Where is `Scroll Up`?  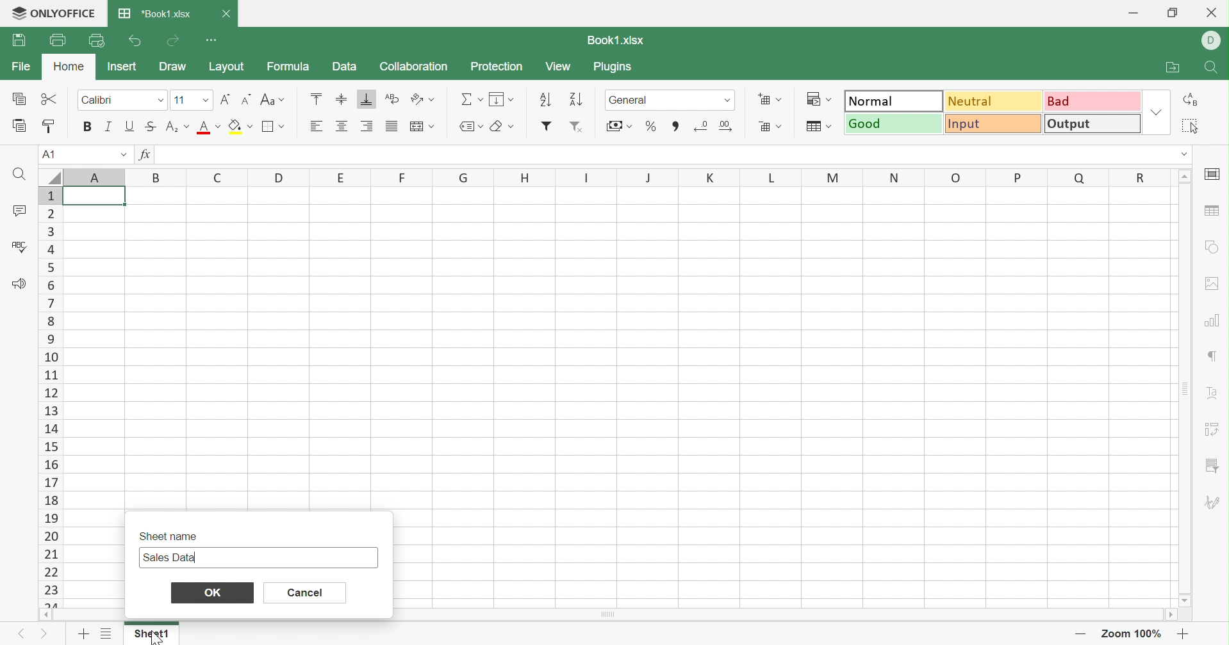 Scroll Up is located at coordinates (1185, 177).